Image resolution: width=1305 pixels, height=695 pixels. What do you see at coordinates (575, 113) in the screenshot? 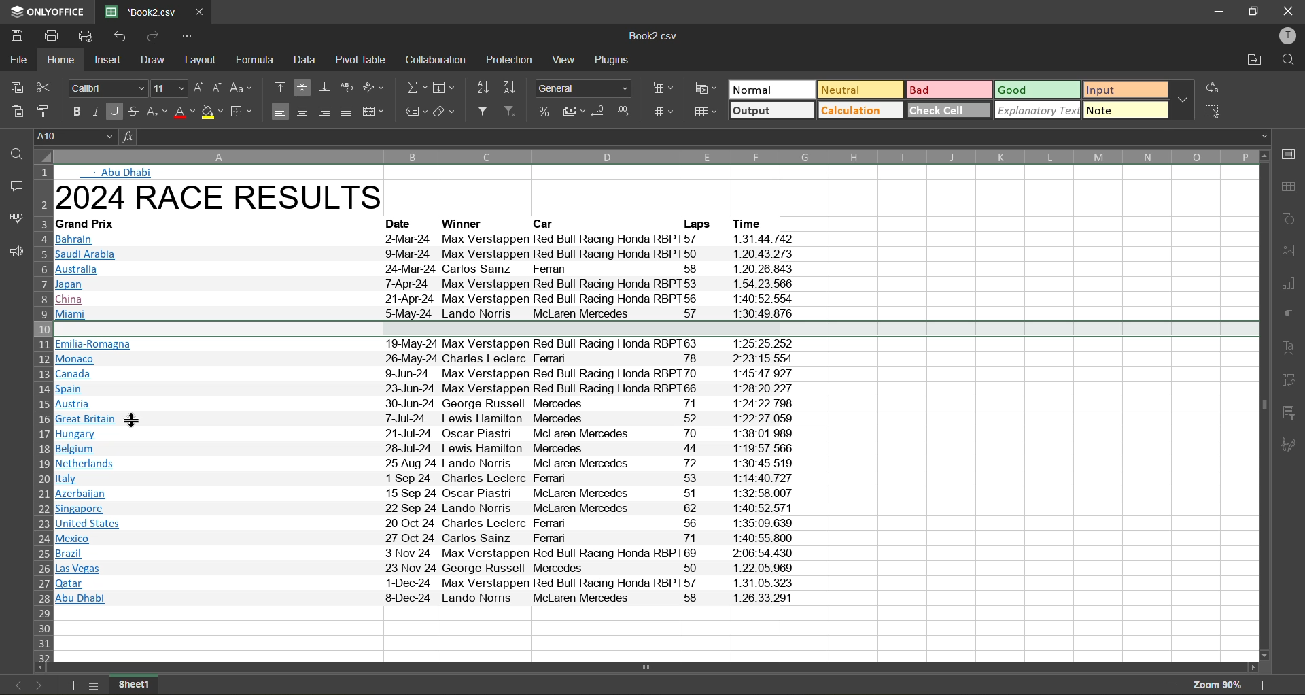
I see `accounting` at bounding box center [575, 113].